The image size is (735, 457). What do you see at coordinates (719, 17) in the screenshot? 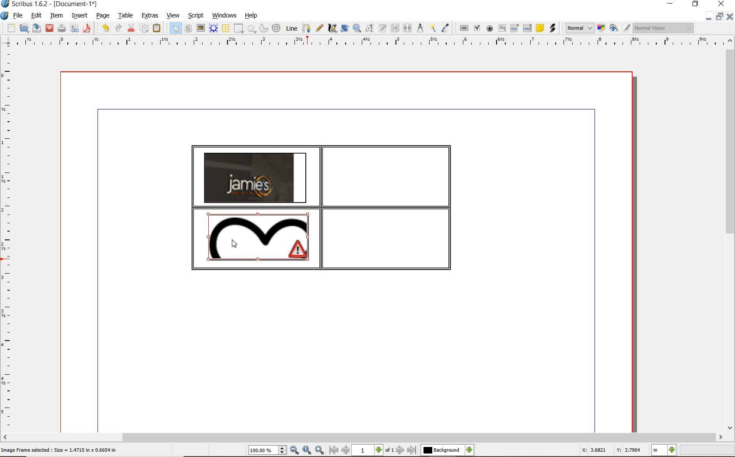
I see `restore` at bounding box center [719, 17].